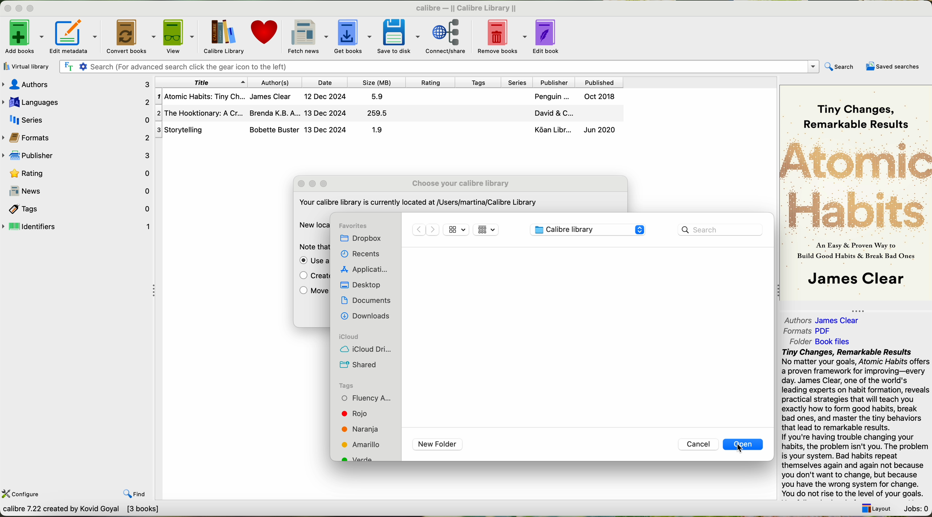 This screenshot has width=932, height=517. Describe the element at coordinates (439, 66) in the screenshot. I see `Search (For advanced search click the gear icon to the left) ` at that location.